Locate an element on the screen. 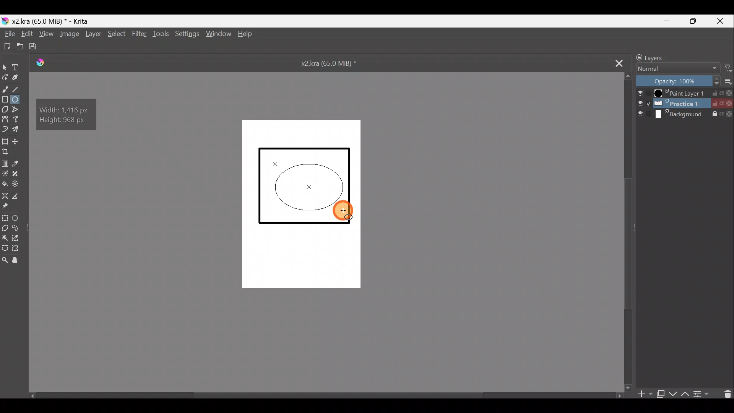 The image size is (734, 413). Filter is located at coordinates (725, 68).